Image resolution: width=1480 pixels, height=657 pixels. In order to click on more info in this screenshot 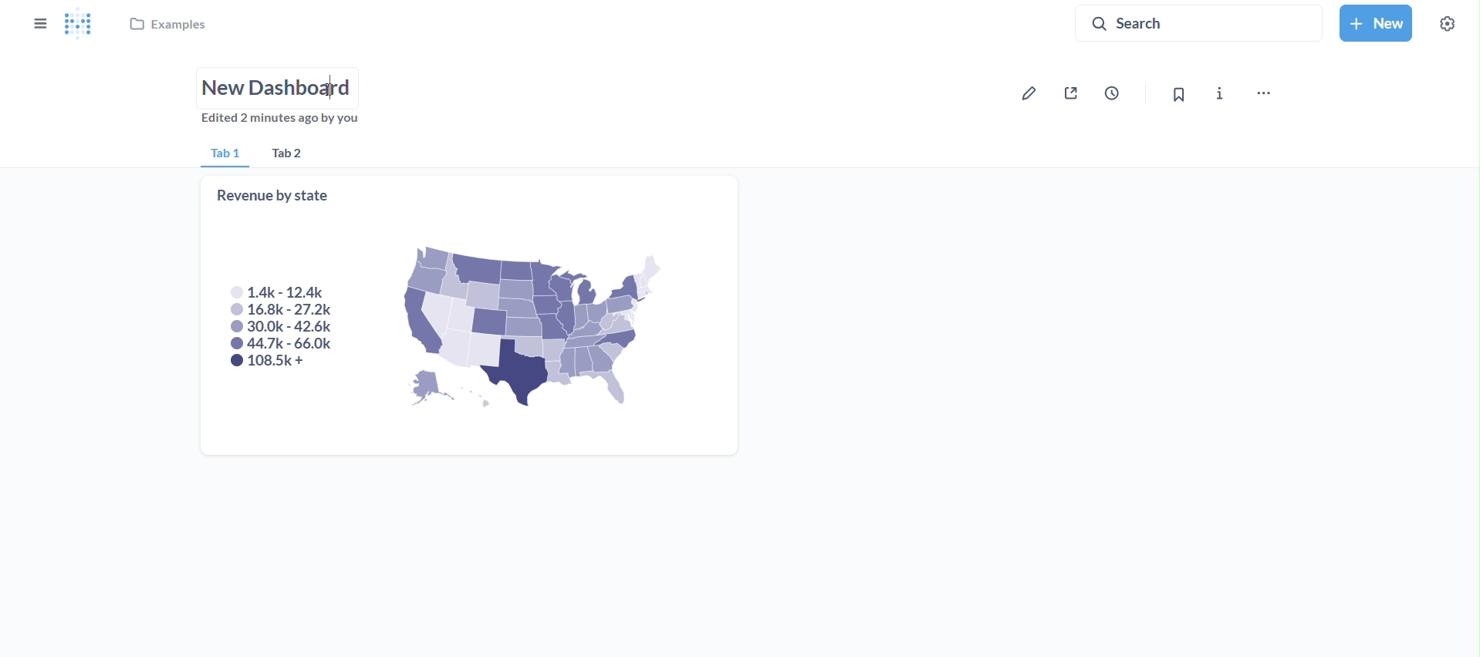, I will do `click(1220, 94)`.